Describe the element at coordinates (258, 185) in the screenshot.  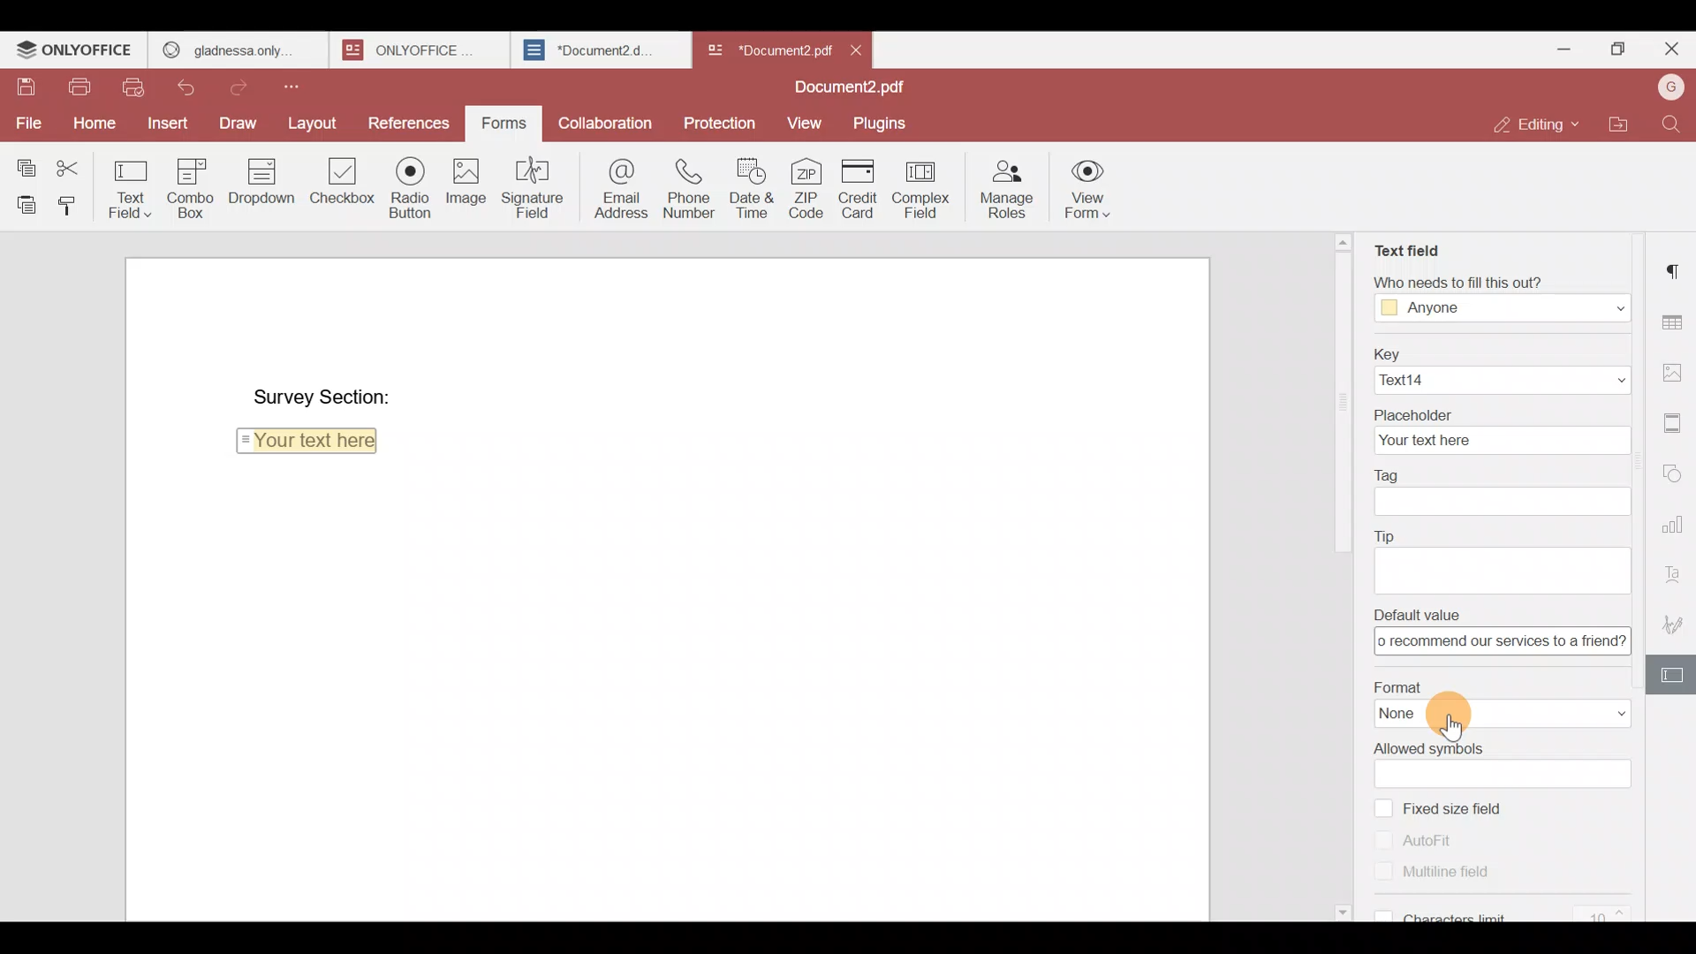
I see `Dropdown` at that location.